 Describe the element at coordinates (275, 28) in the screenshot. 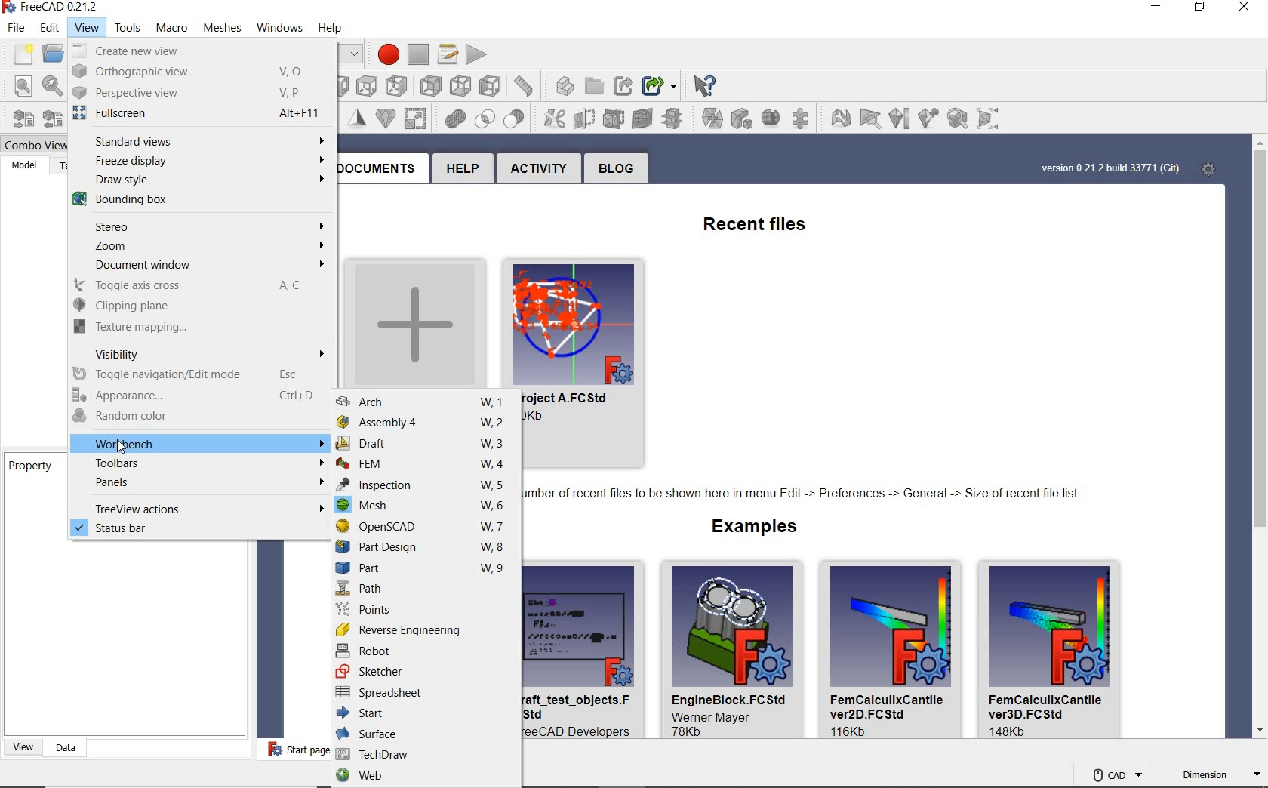

I see `windows` at that location.